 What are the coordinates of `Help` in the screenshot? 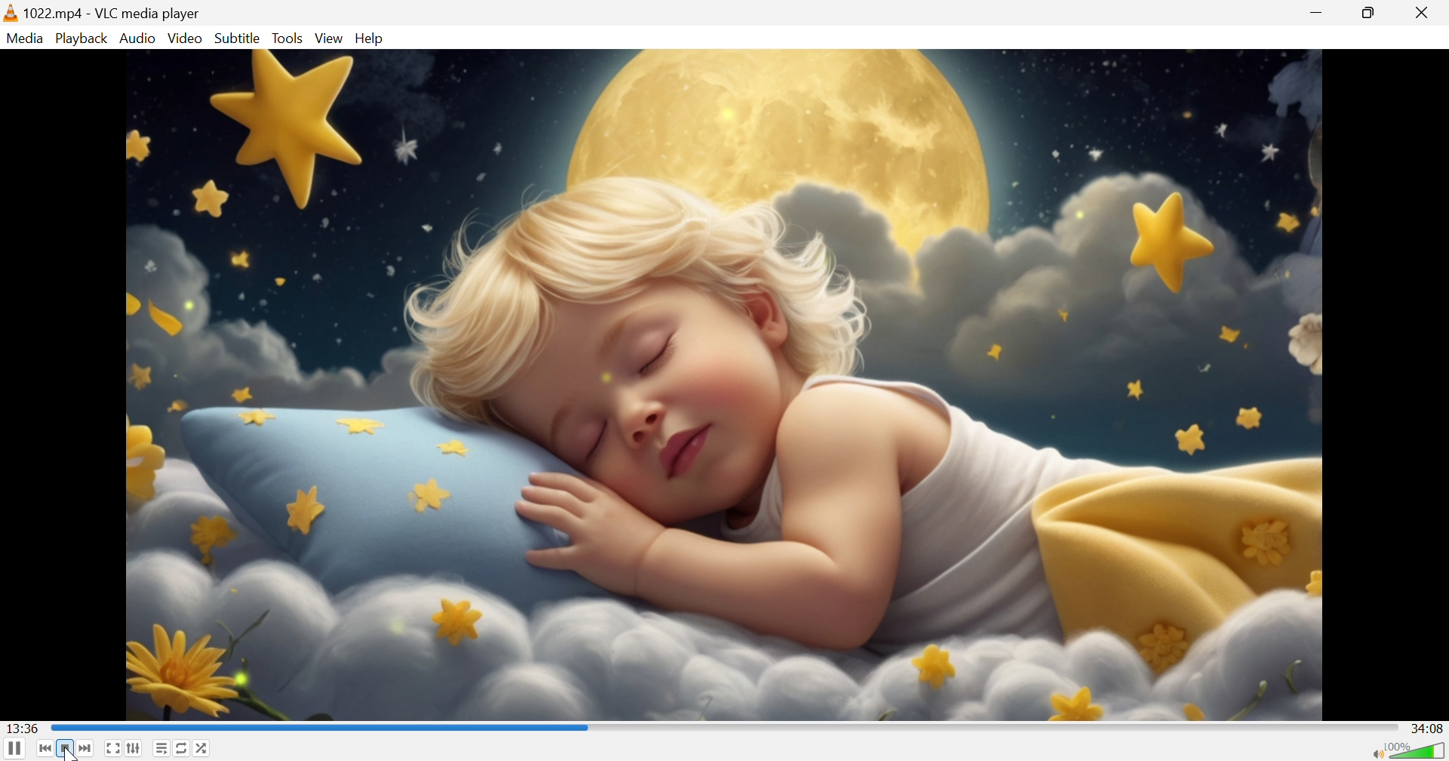 It's located at (371, 38).